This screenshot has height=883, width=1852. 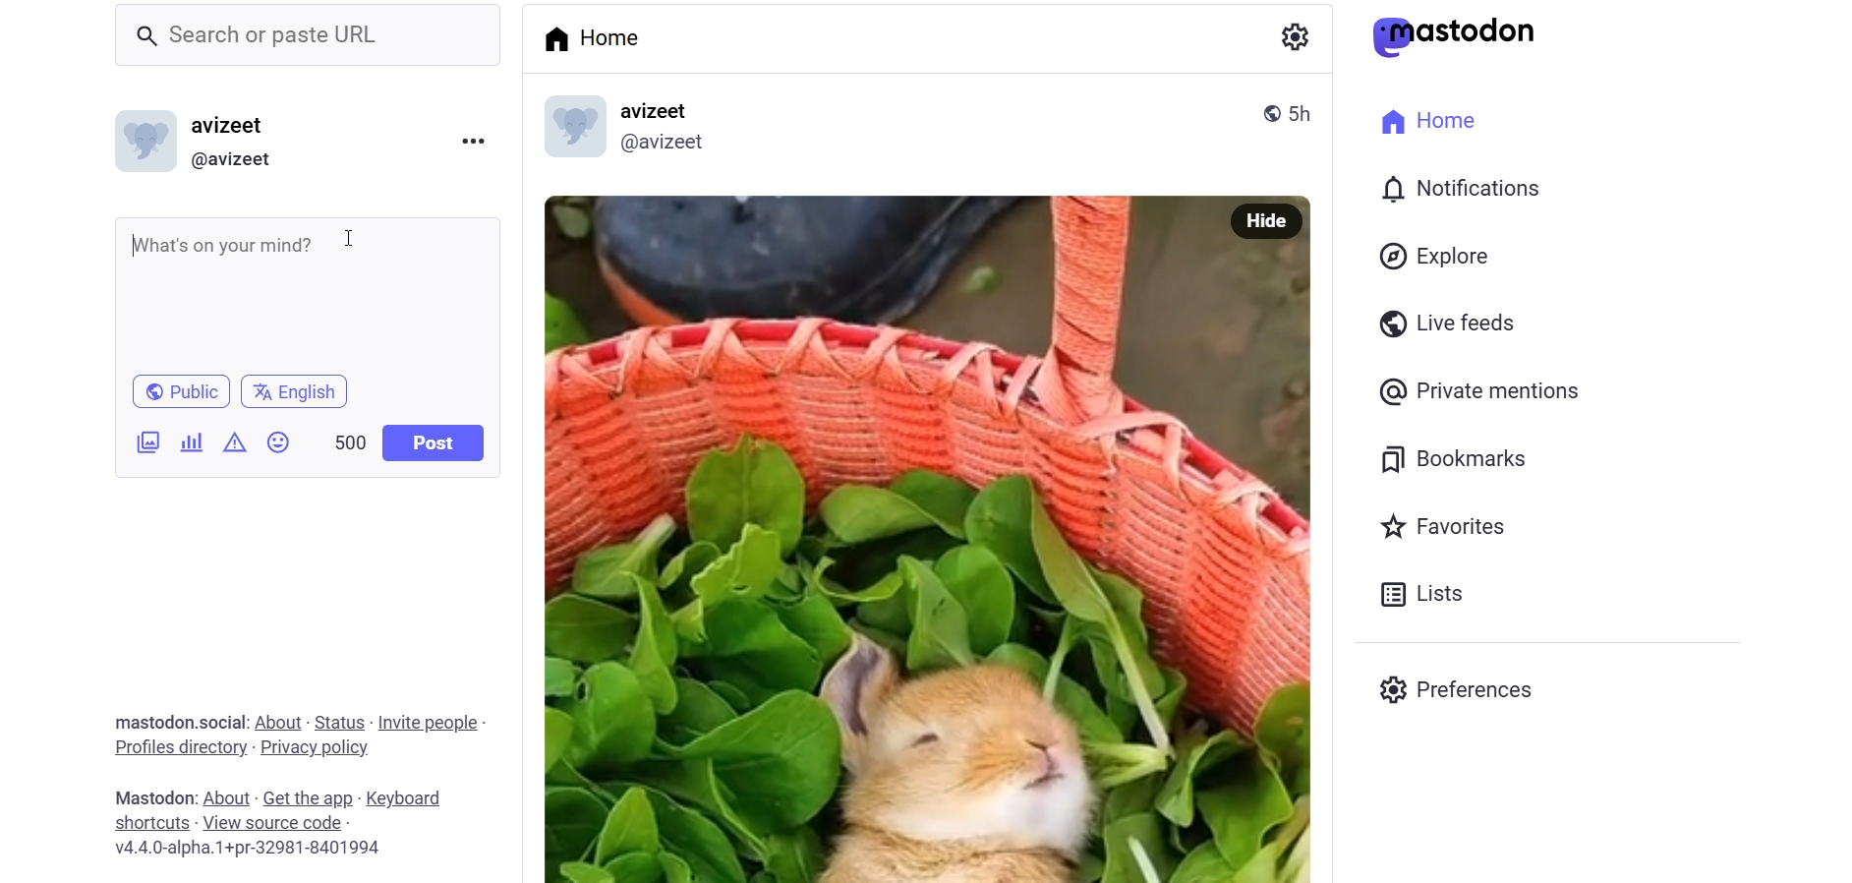 What do you see at coordinates (407, 797) in the screenshot?
I see `keyboard` at bounding box center [407, 797].